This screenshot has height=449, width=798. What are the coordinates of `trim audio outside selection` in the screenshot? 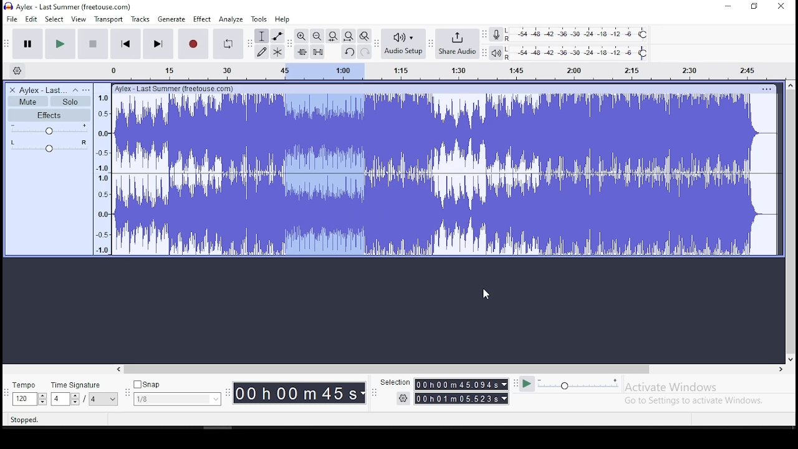 It's located at (301, 51).